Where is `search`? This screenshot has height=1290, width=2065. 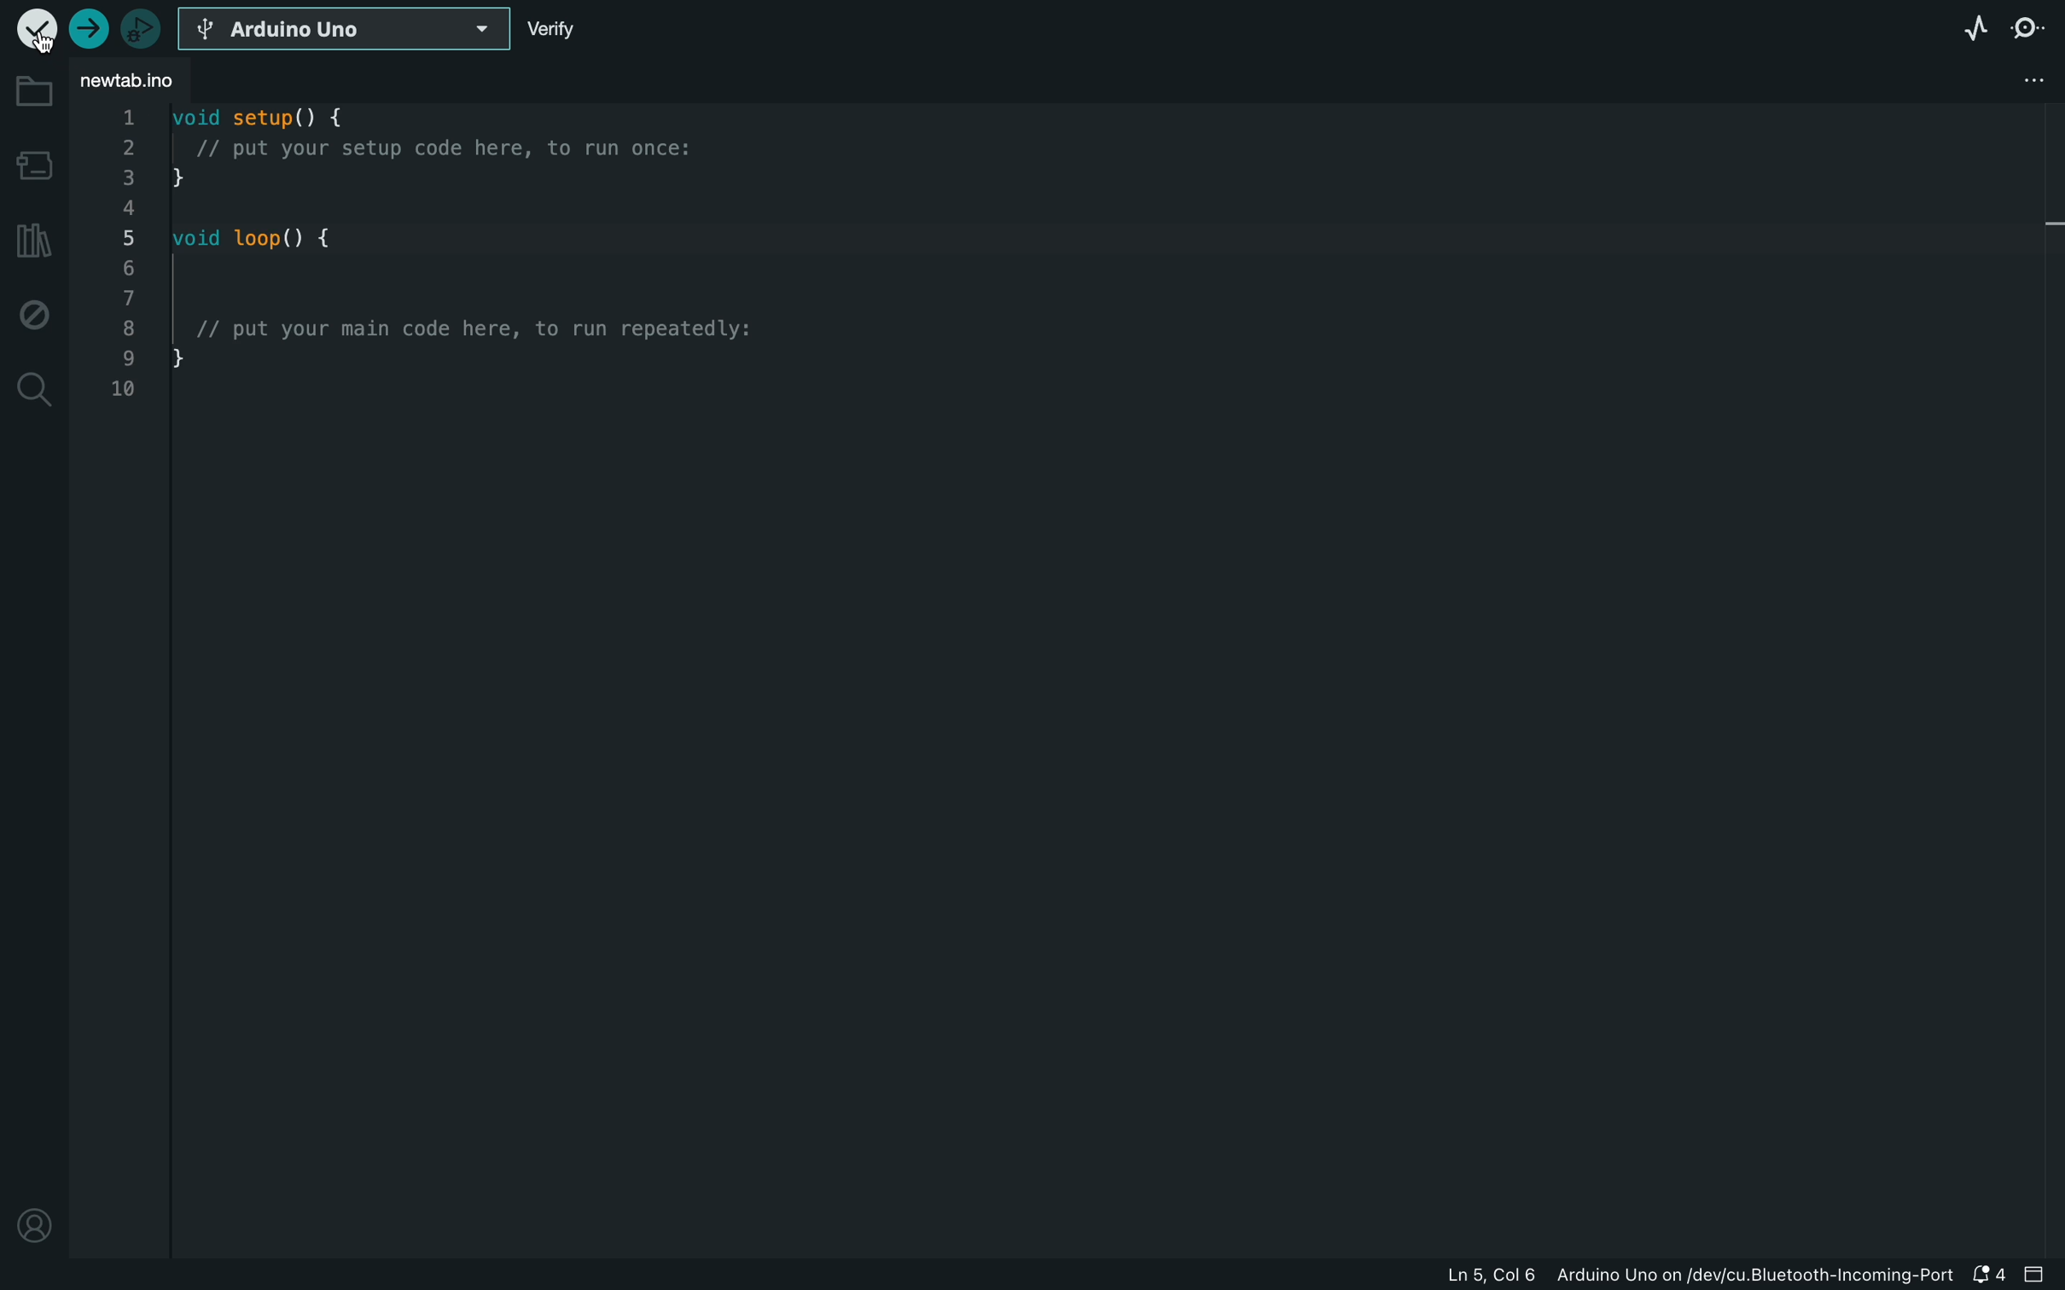 search is located at coordinates (29, 393).